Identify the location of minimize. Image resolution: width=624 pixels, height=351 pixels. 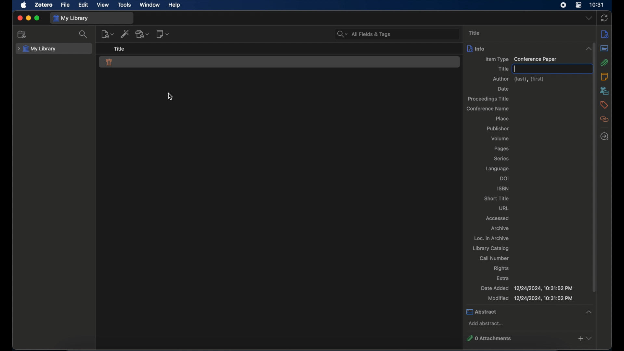
(28, 18).